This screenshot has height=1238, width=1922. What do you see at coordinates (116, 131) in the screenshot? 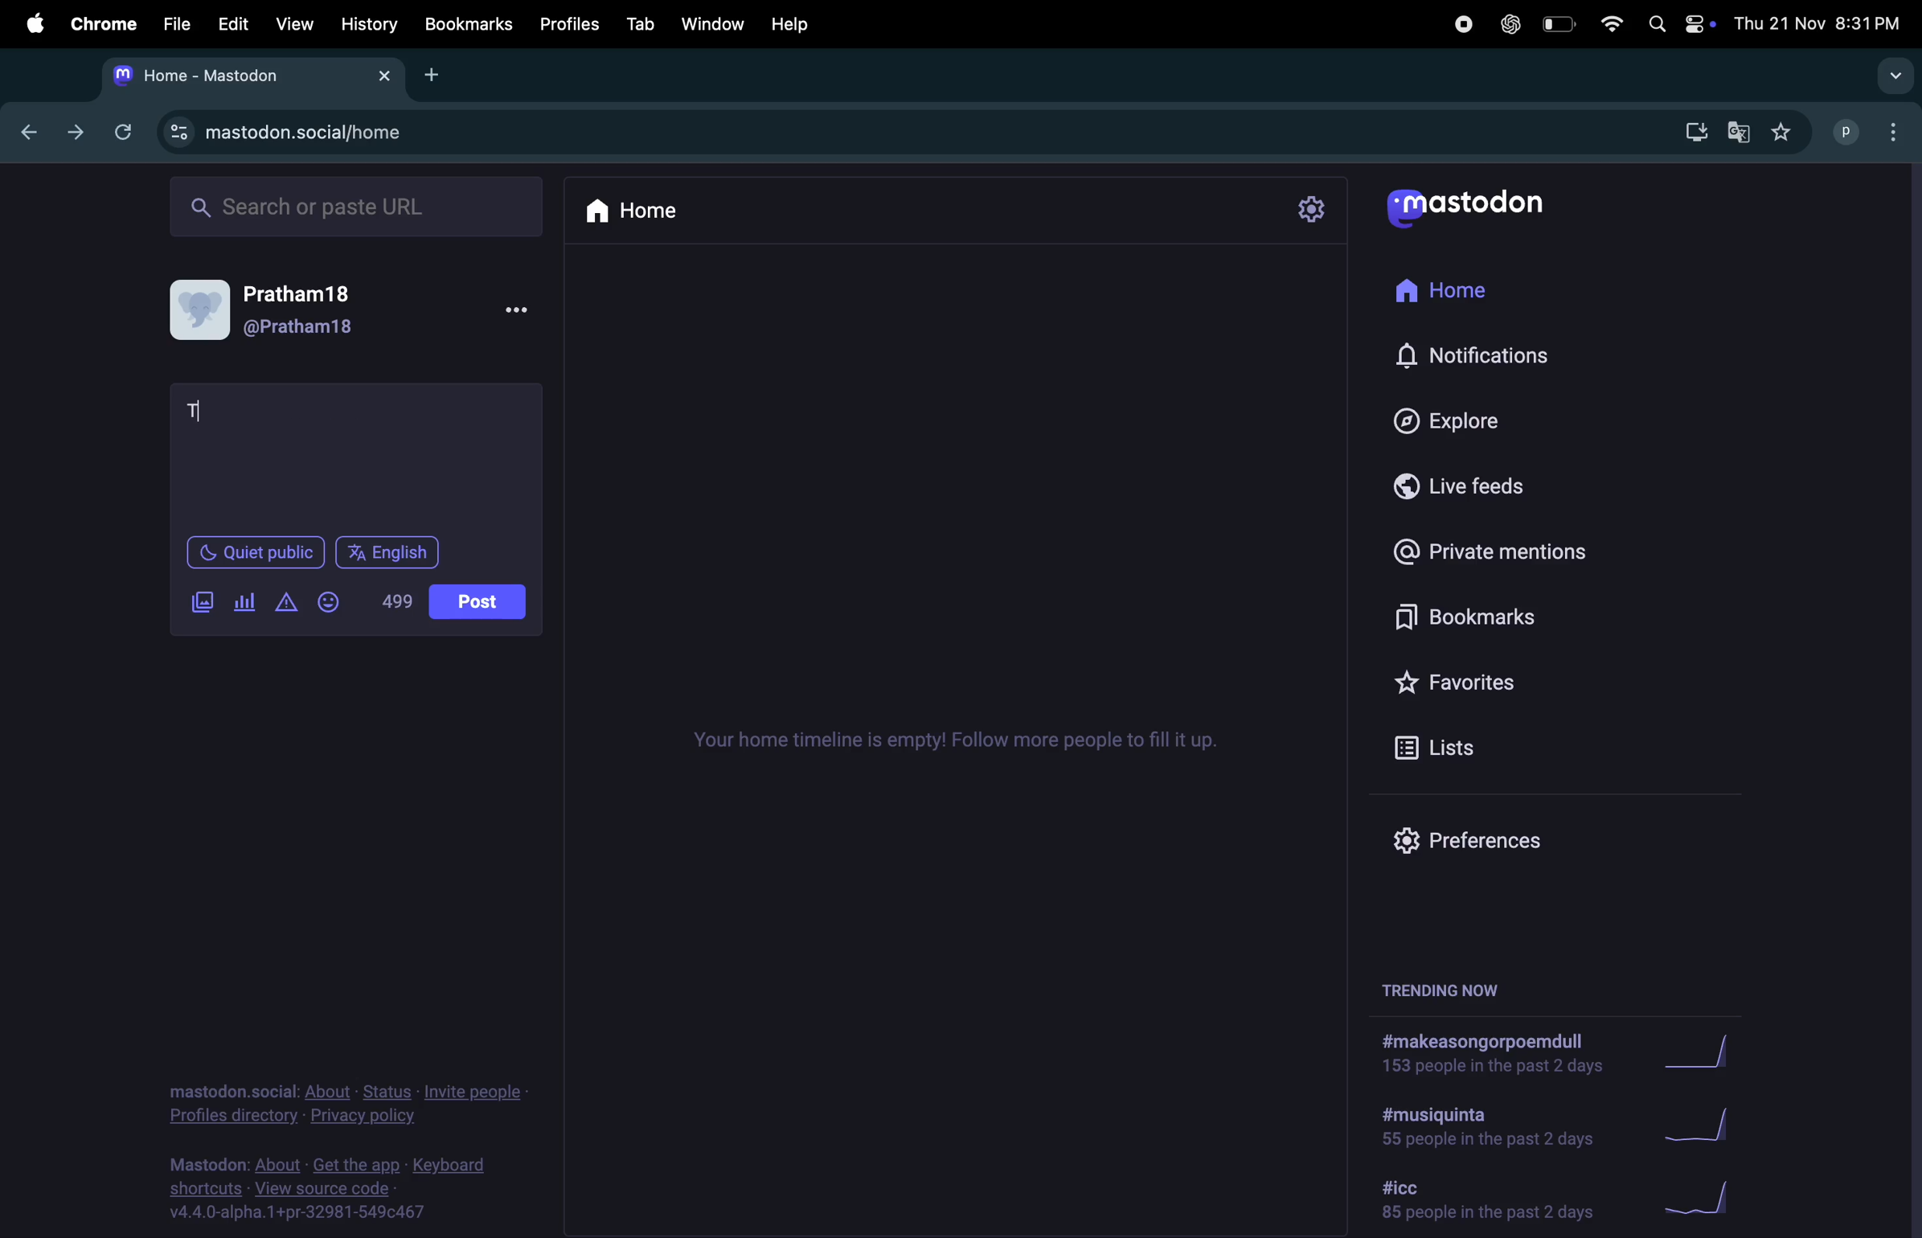
I see `refresh` at bounding box center [116, 131].